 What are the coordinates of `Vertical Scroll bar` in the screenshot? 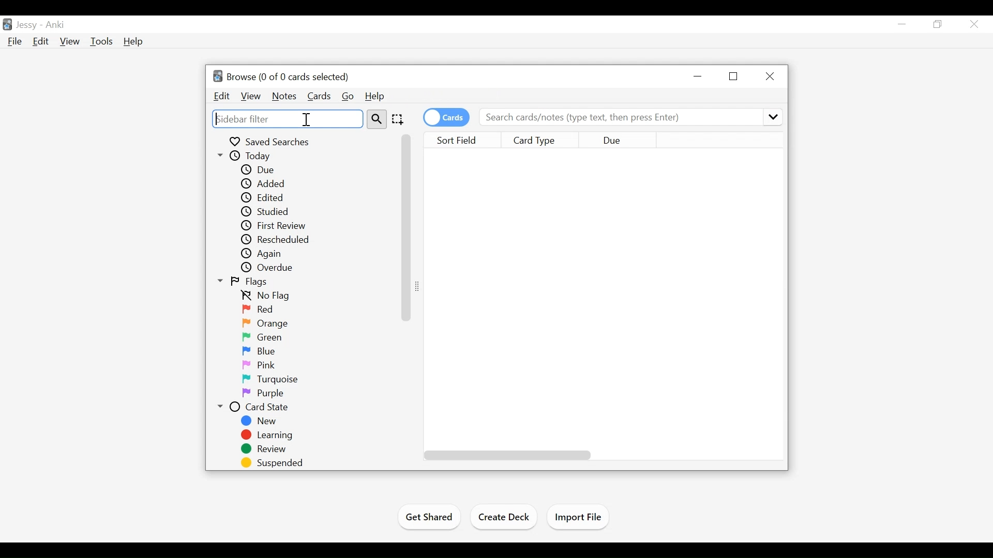 It's located at (405, 227).